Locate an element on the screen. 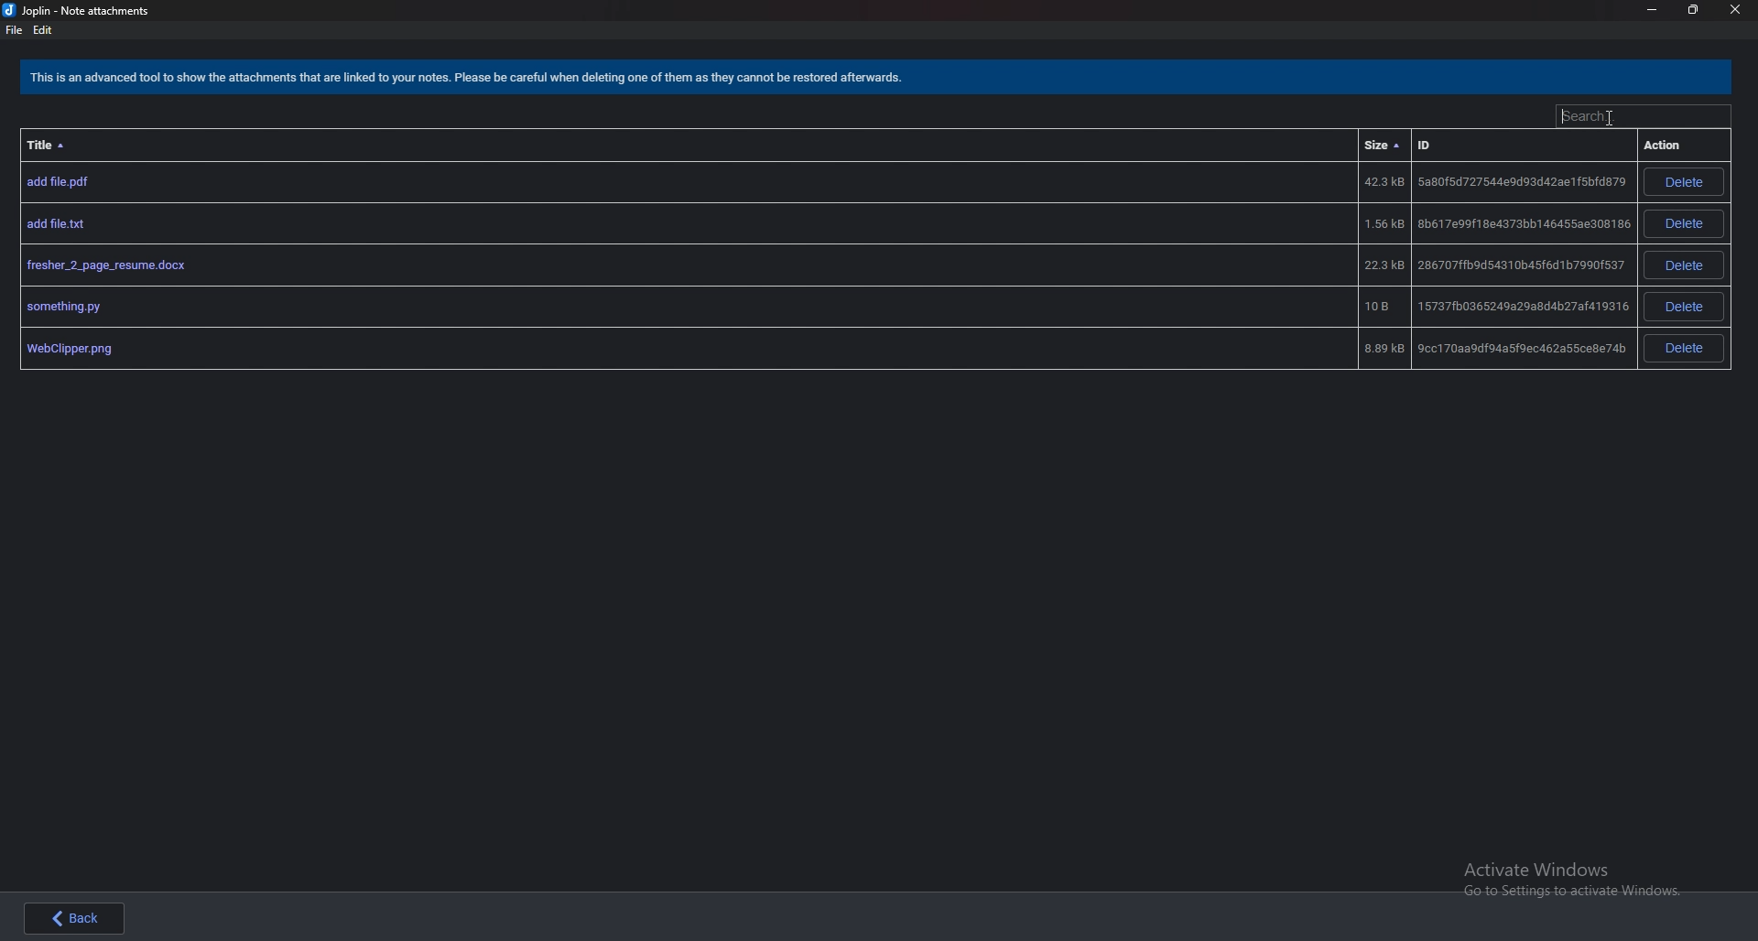 This screenshot has width=1758, height=941. attachment is located at coordinates (822, 224).